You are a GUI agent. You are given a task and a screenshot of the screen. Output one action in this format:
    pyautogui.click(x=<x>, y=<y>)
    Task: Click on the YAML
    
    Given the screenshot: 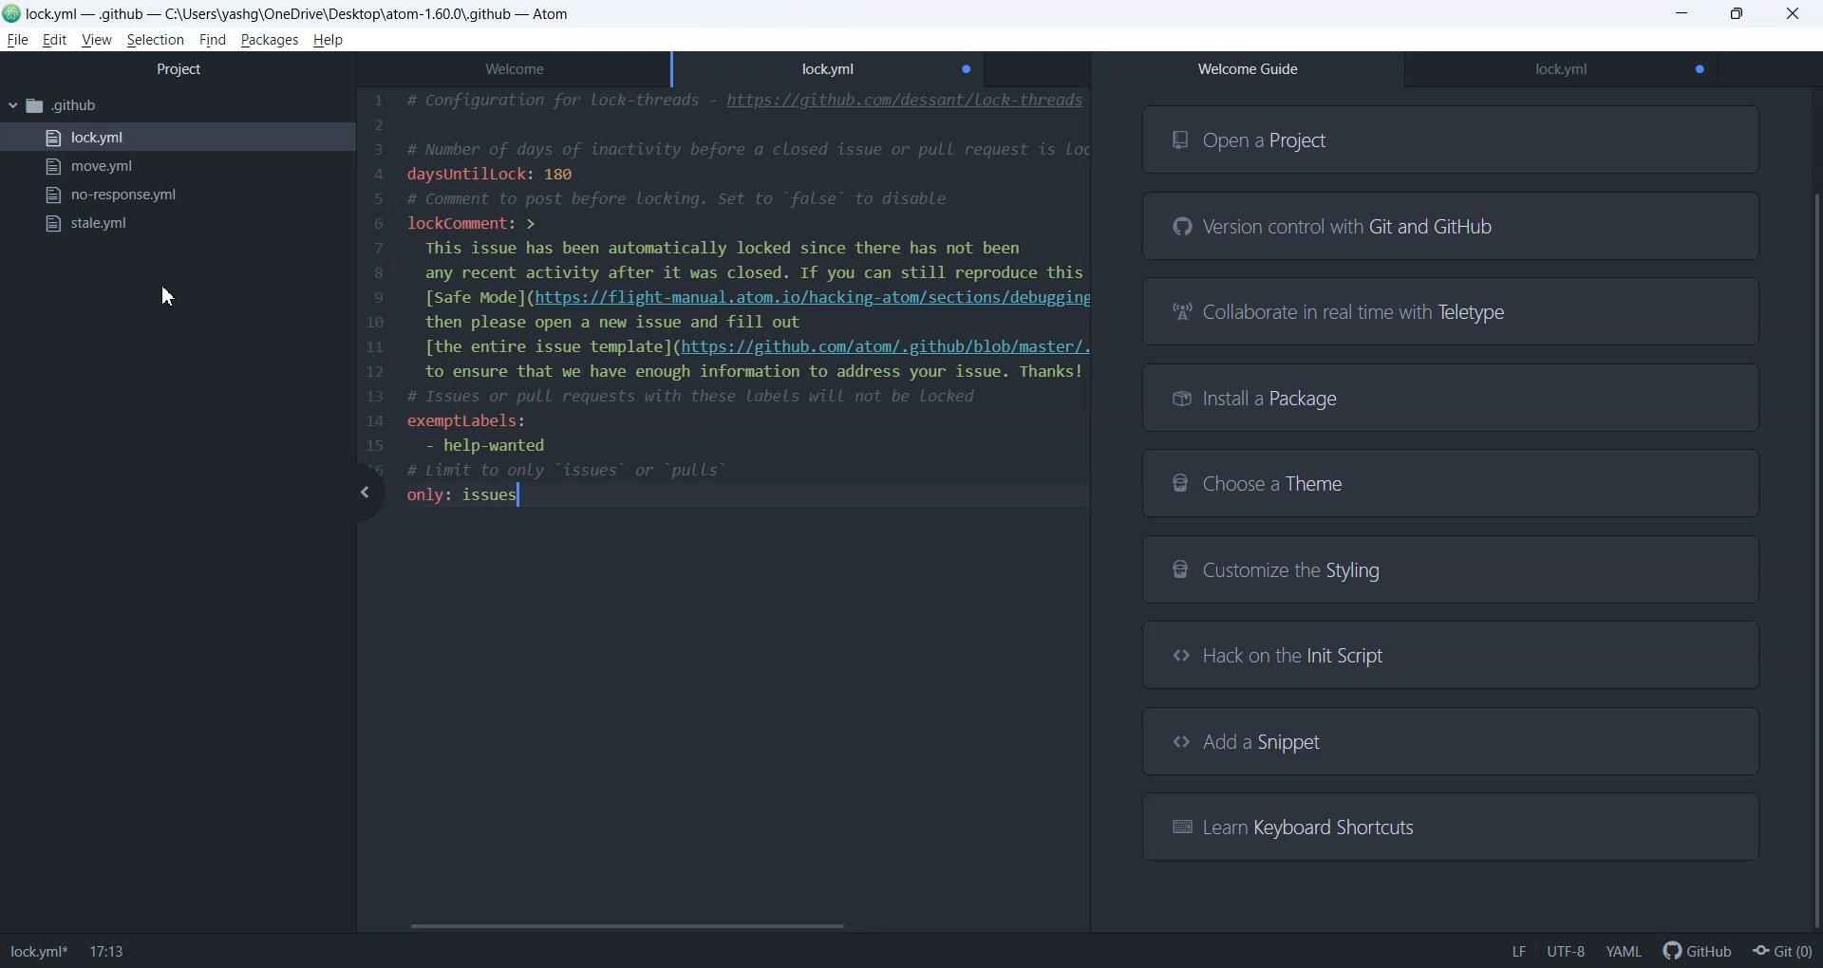 What is the action you would take?
    pyautogui.click(x=1623, y=951)
    